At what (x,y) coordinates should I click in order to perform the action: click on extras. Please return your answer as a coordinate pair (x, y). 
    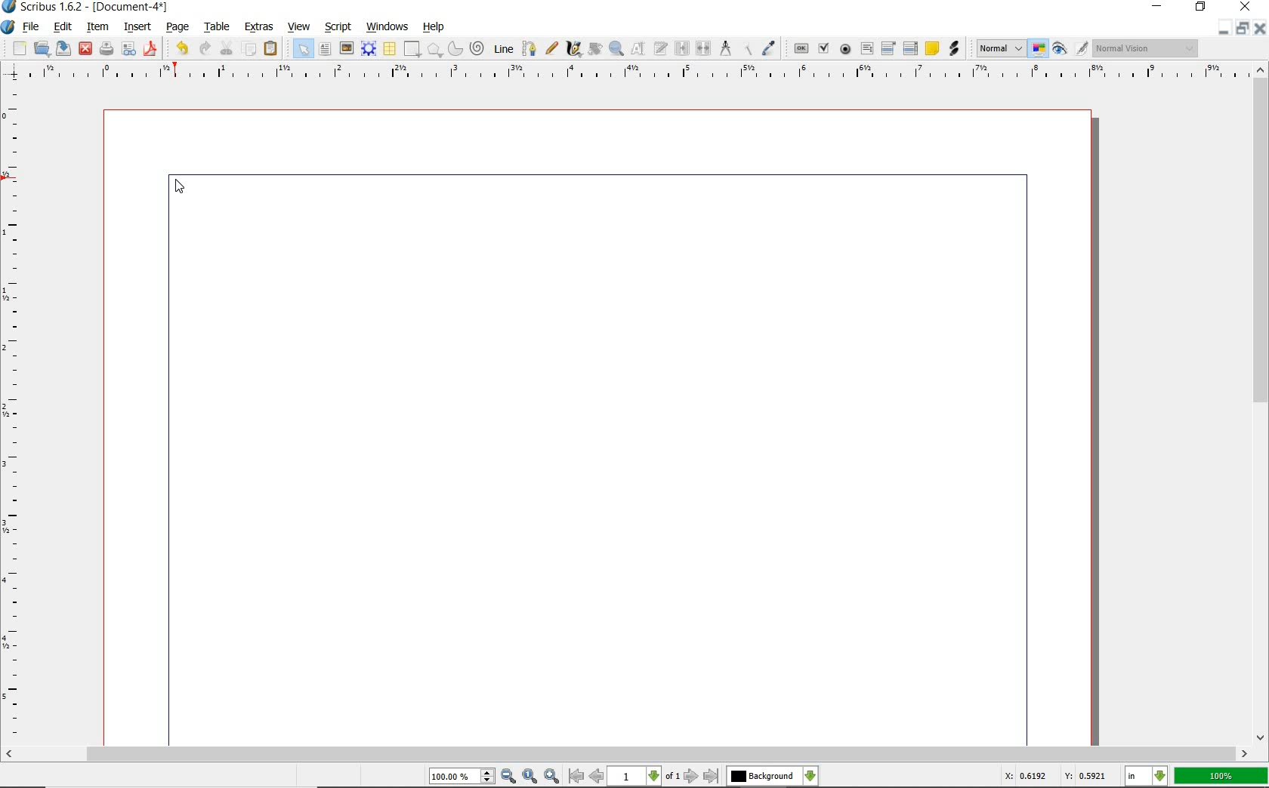
    Looking at the image, I should click on (258, 27).